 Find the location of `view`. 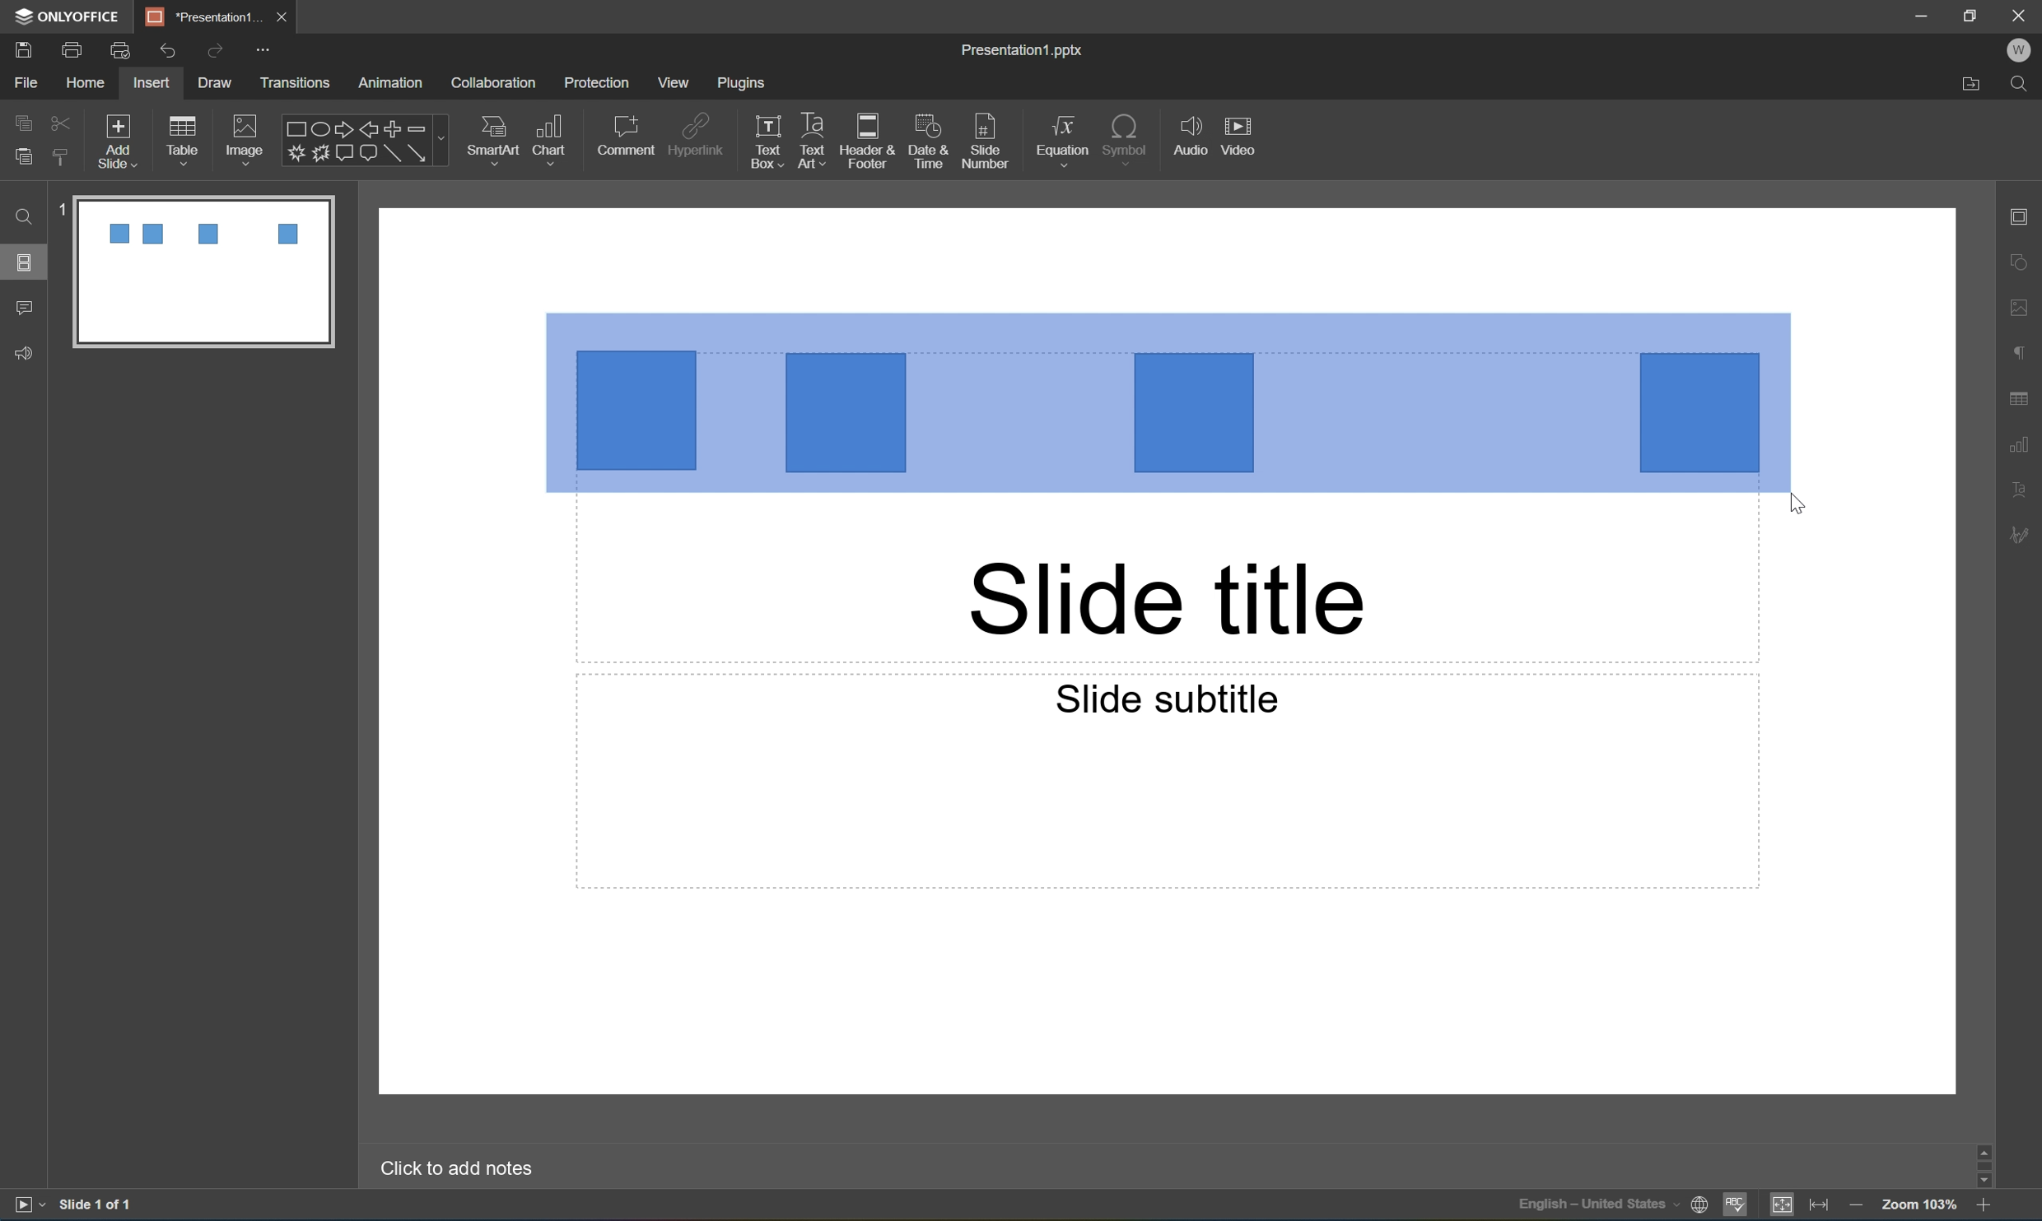

view is located at coordinates (670, 82).